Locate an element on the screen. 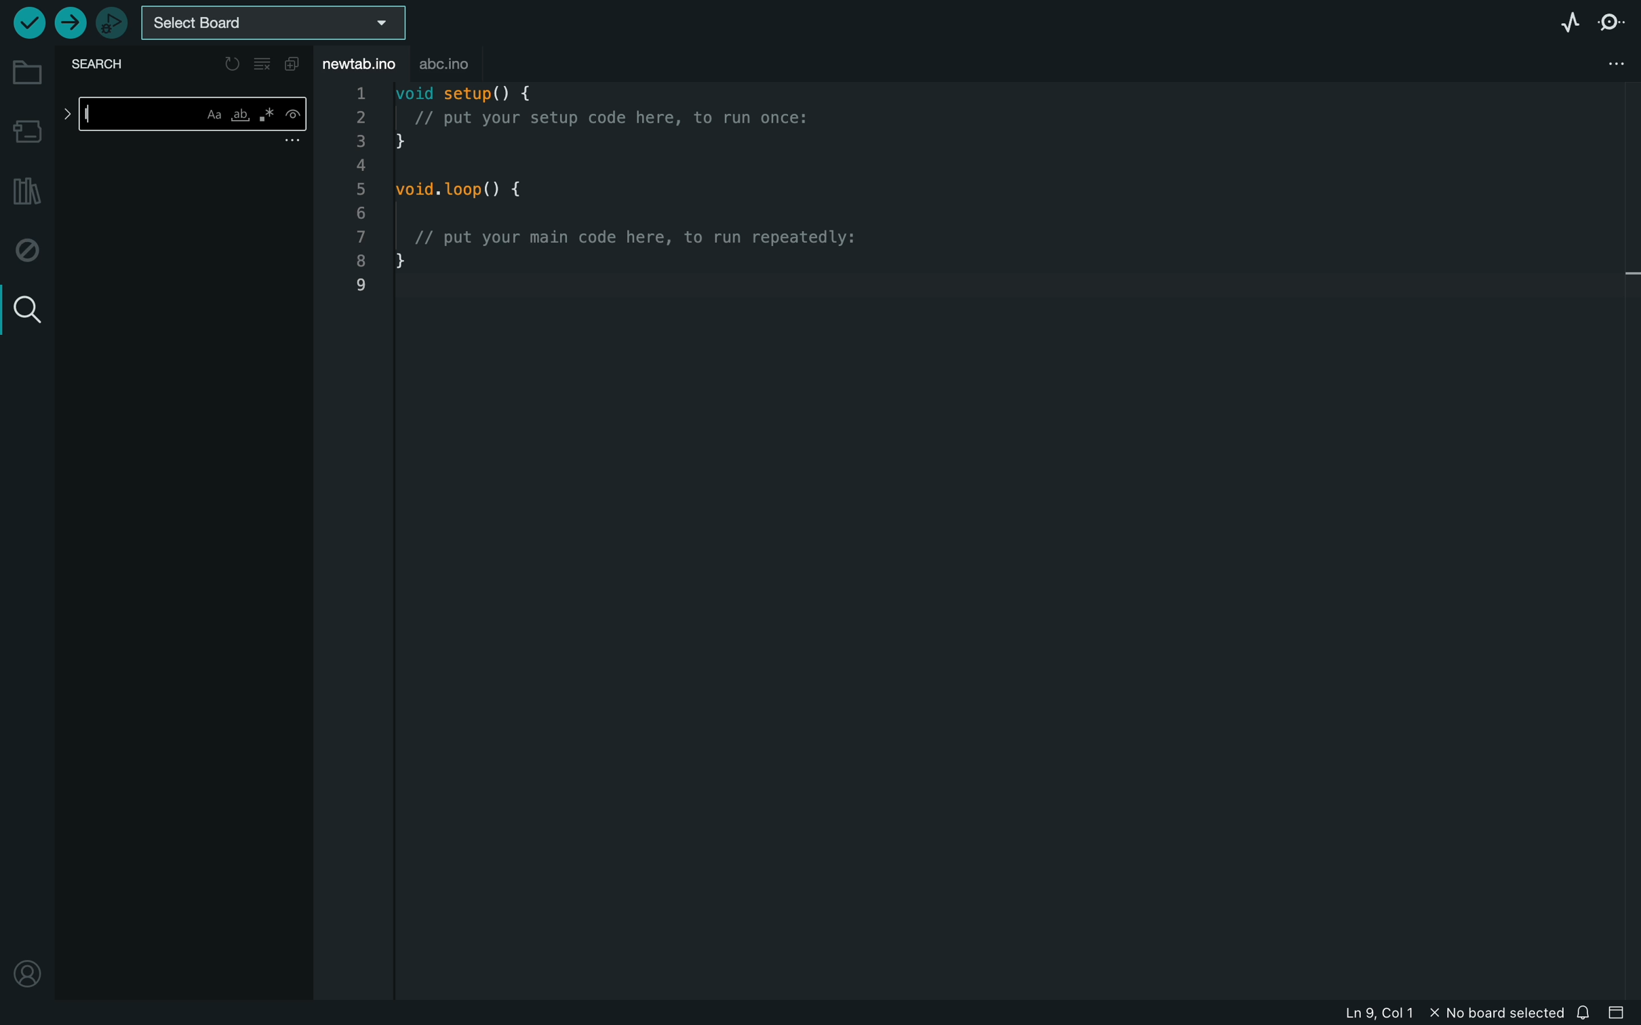  board manager is located at coordinates (26, 129).